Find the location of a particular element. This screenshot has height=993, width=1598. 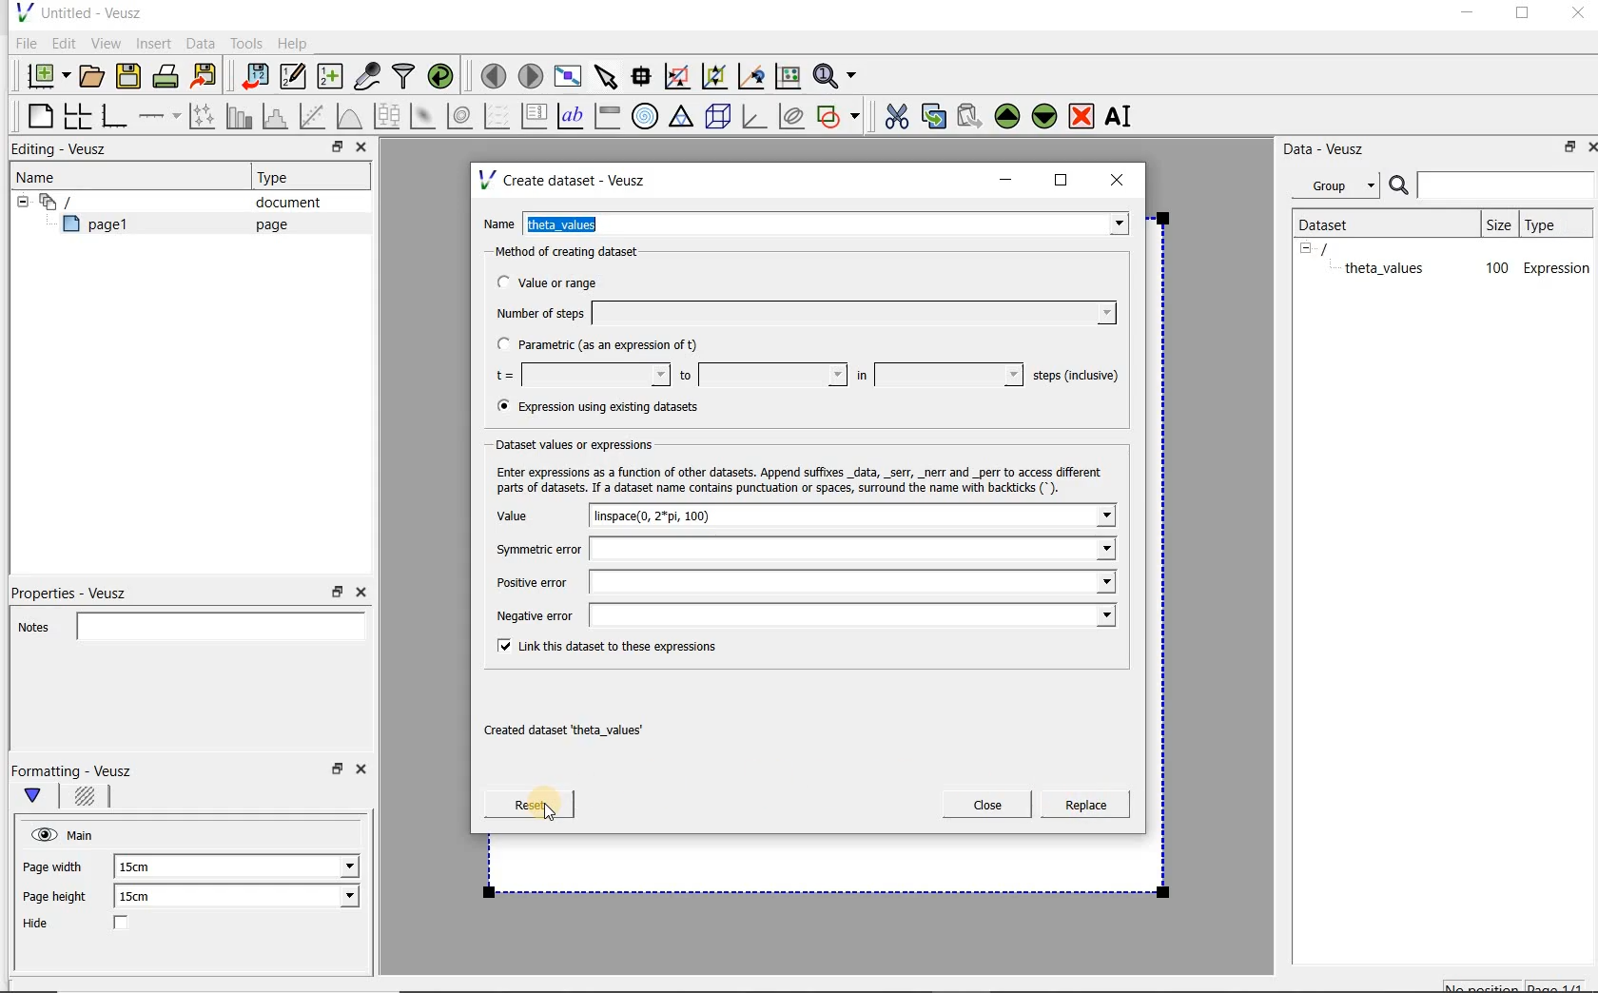

rename the selected widget is located at coordinates (1122, 116).